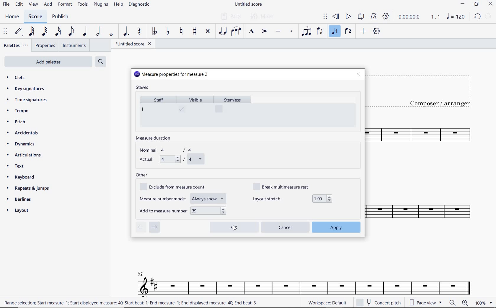  What do you see at coordinates (154, 31) in the screenshot?
I see `TOGGLE-DOUBLE FLAT` at bounding box center [154, 31].